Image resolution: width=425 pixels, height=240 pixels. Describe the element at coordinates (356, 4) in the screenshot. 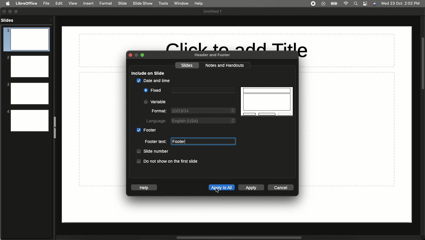

I see `Search` at that location.